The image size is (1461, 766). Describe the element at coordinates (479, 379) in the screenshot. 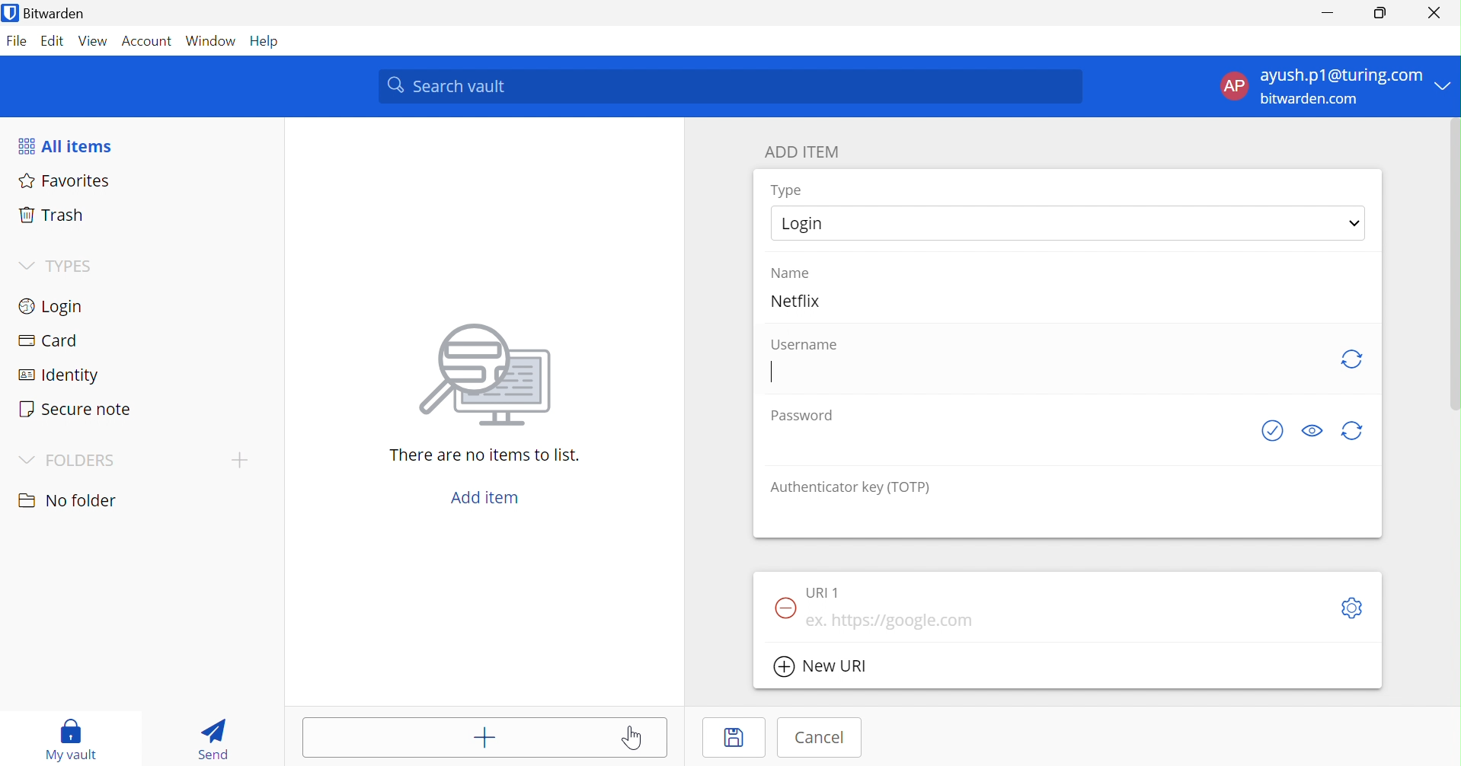

I see `image` at that location.